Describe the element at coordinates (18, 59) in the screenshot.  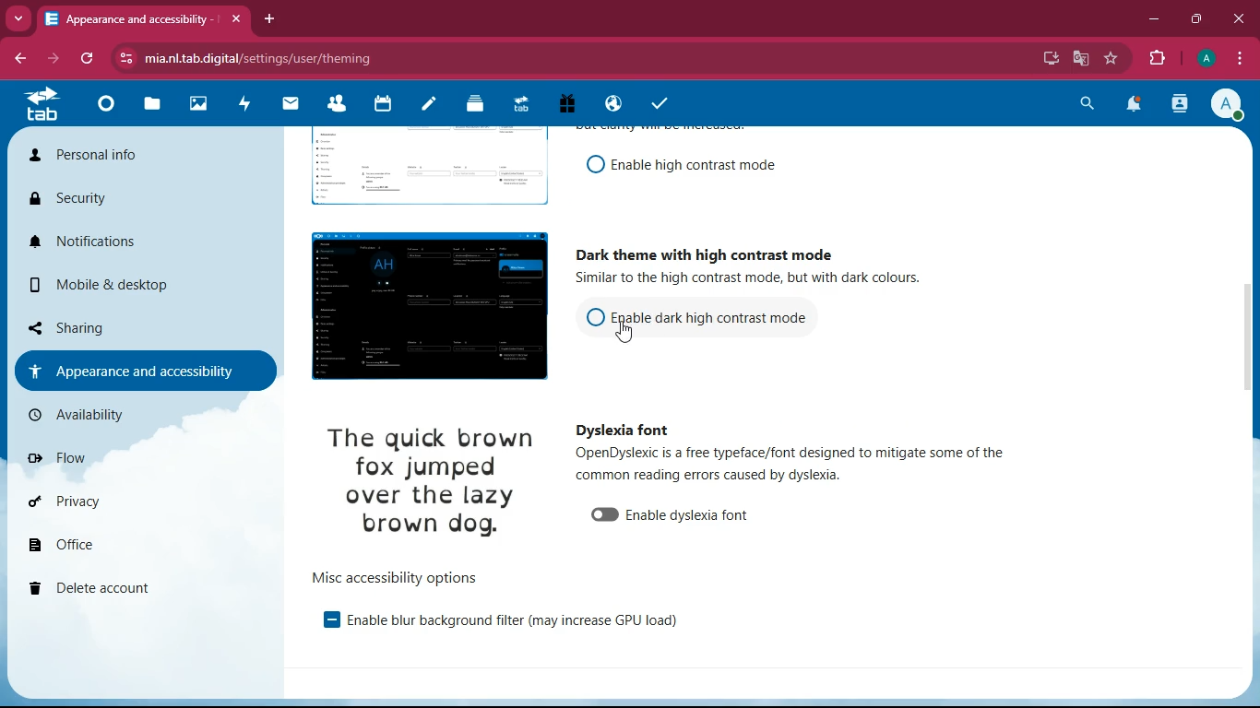
I see `back` at that location.